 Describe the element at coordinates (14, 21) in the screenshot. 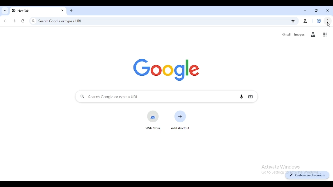

I see `click to go forward` at that location.